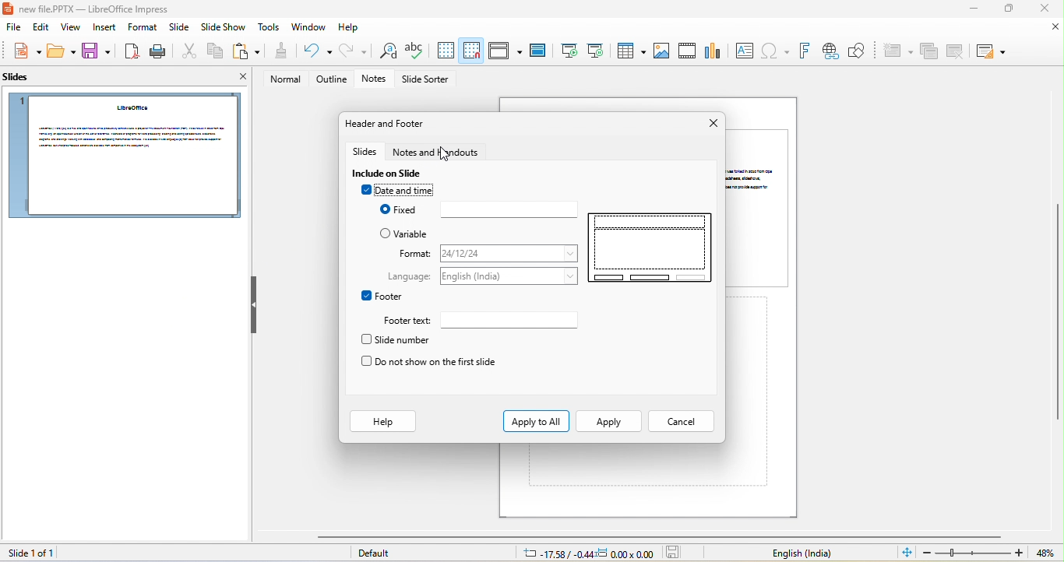  I want to click on default, so click(379, 554).